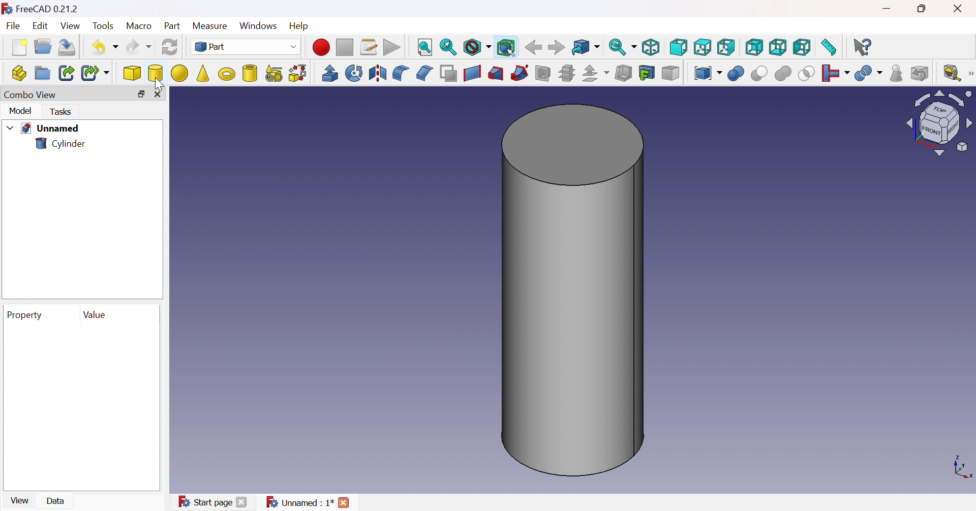 The width and height of the screenshot is (976, 511). What do you see at coordinates (212, 26) in the screenshot?
I see `Measure` at bounding box center [212, 26].